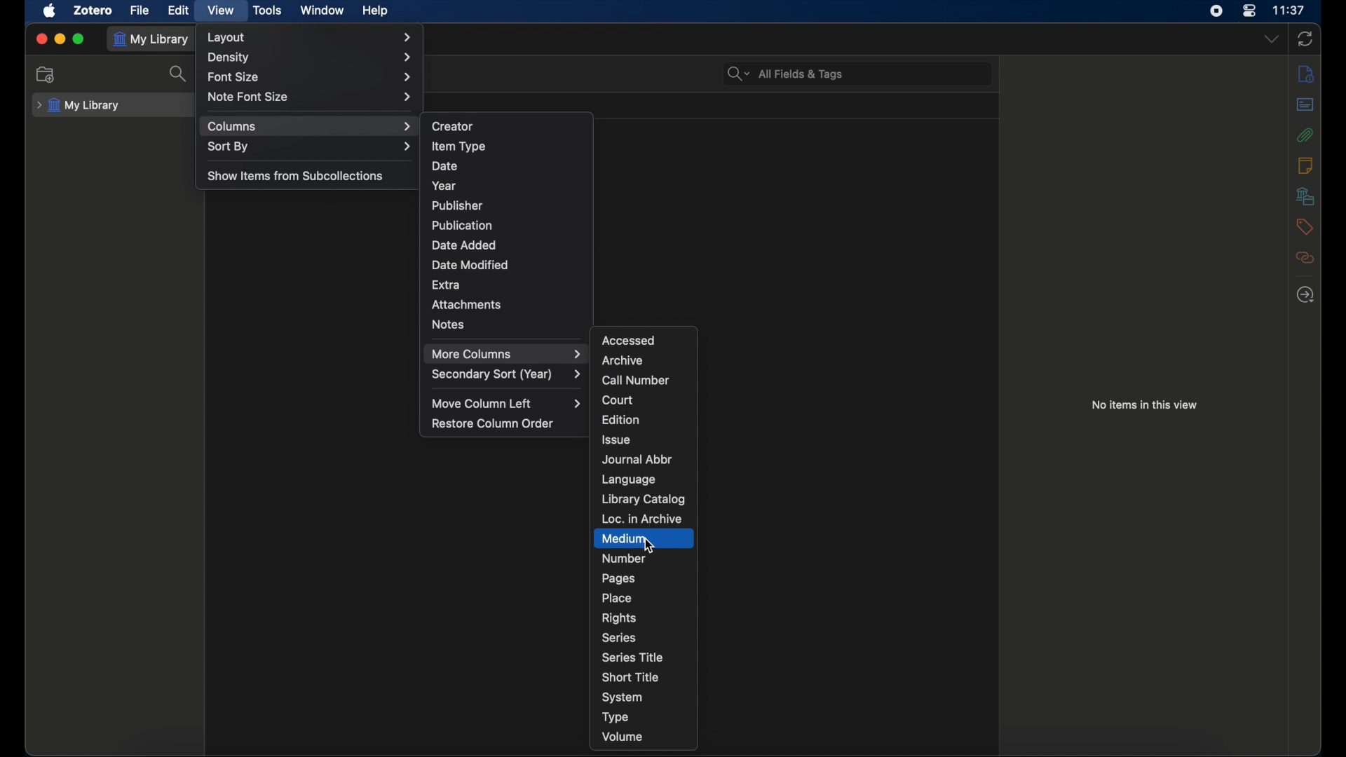  I want to click on year, so click(444, 186).